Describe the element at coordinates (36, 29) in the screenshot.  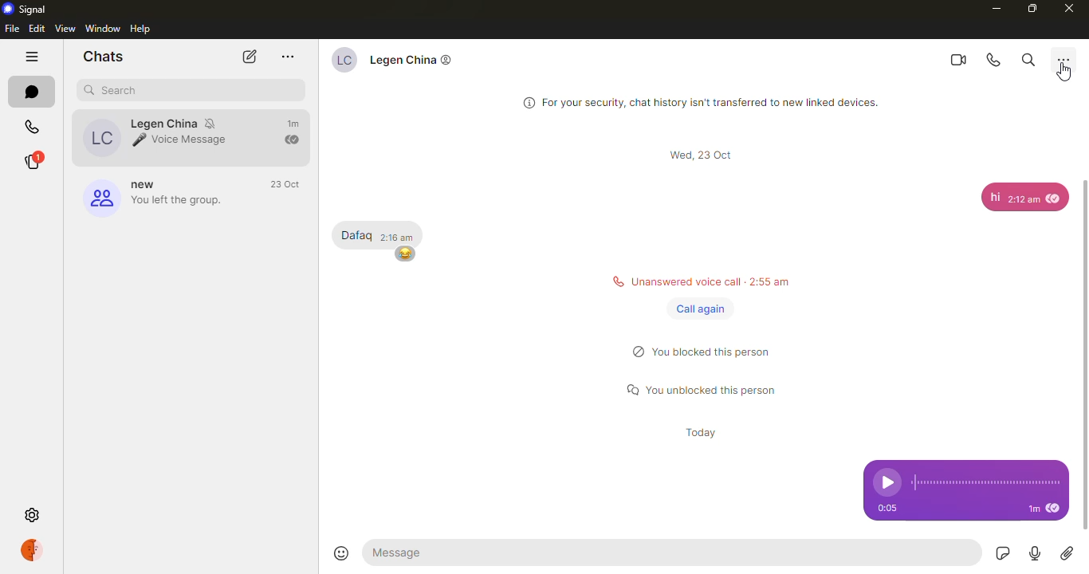
I see `edit` at that location.